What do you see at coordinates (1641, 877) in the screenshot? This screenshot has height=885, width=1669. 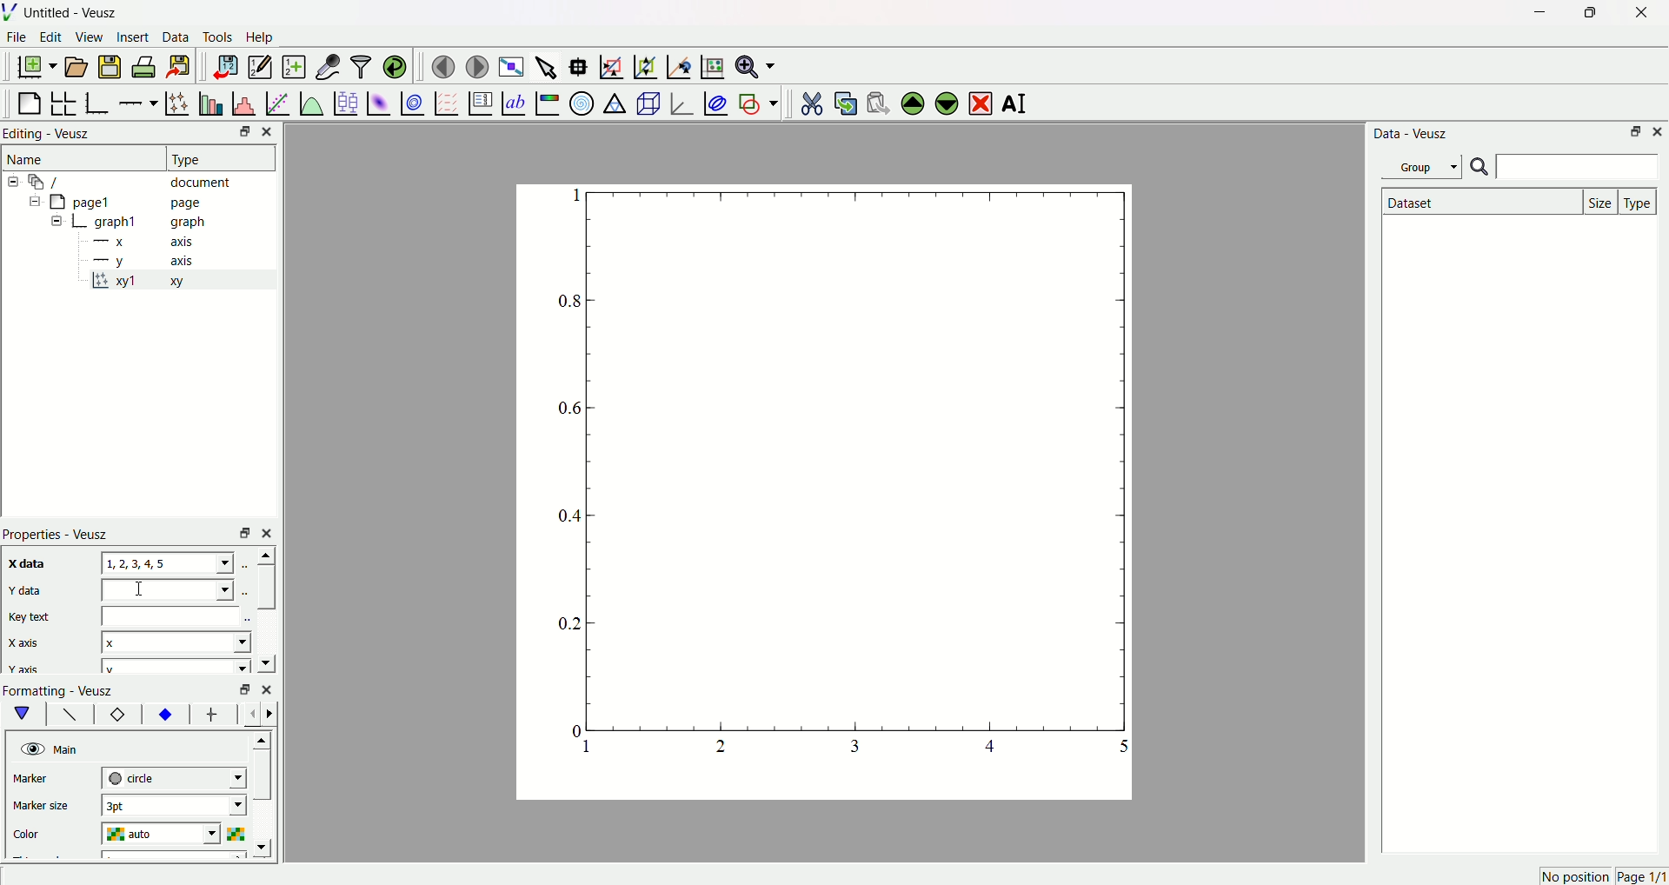 I see `page 1/1` at bounding box center [1641, 877].